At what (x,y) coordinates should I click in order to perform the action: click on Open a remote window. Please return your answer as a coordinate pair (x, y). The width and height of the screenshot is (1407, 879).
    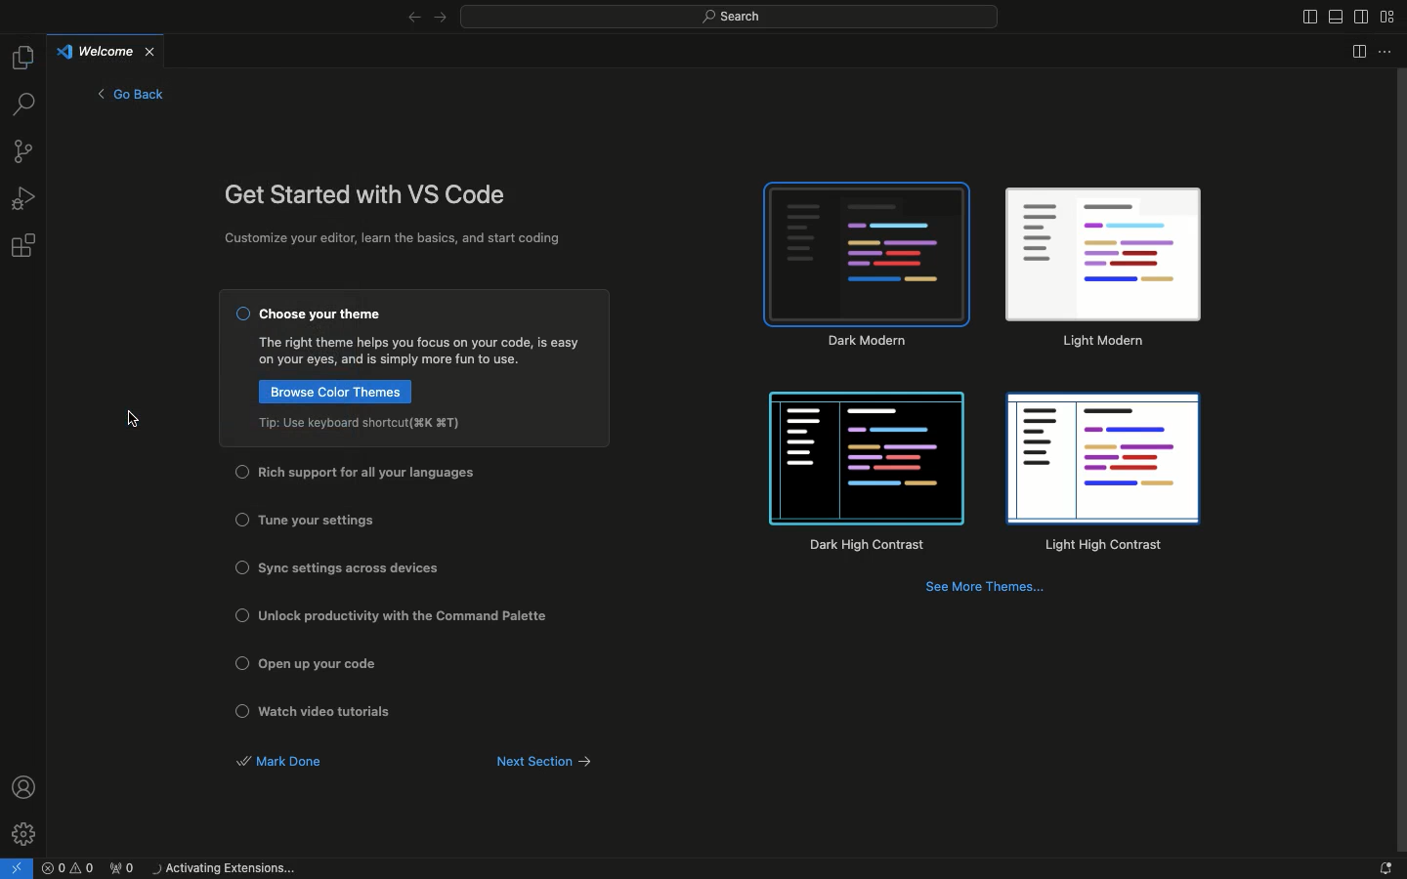
    Looking at the image, I should click on (20, 866).